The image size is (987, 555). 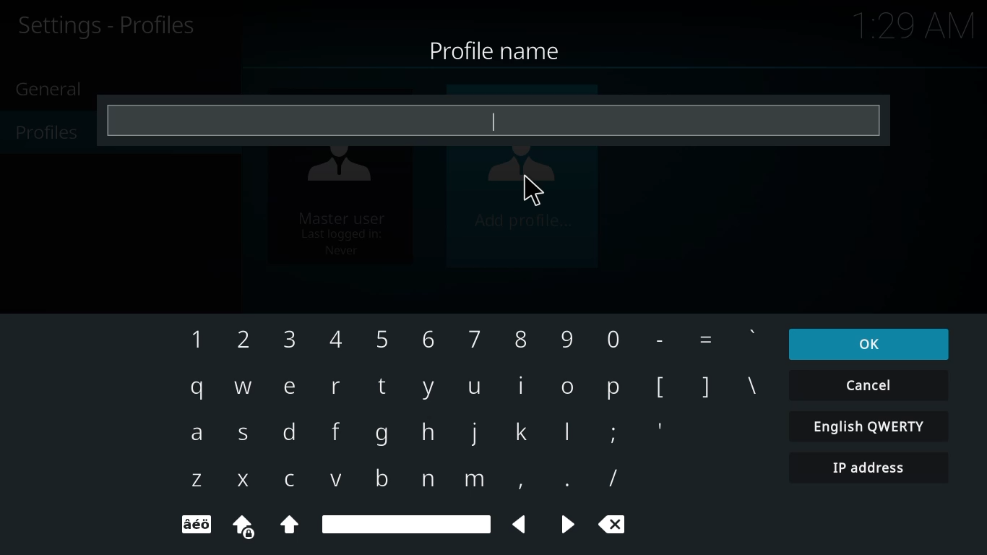 What do you see at coordinates (519, 433) in the screenshot?
I see `k` at bounding box center [519, 433].